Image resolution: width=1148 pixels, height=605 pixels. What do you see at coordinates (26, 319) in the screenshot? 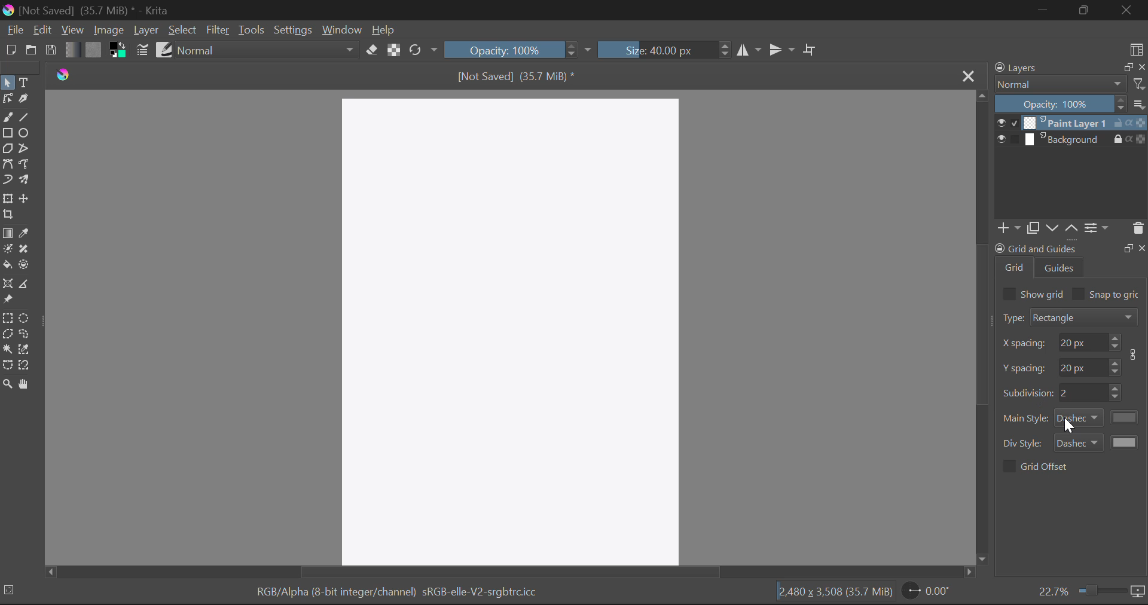
I see `Circular Selection` at bounding box center [26, 319].